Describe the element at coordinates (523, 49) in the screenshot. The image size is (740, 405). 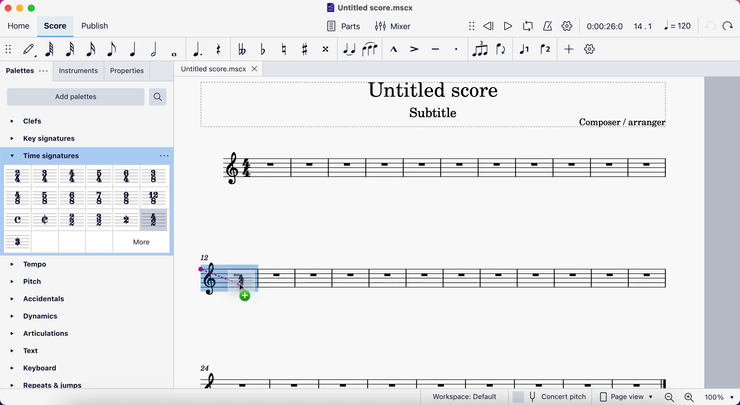
I see `voice 1` at that location.